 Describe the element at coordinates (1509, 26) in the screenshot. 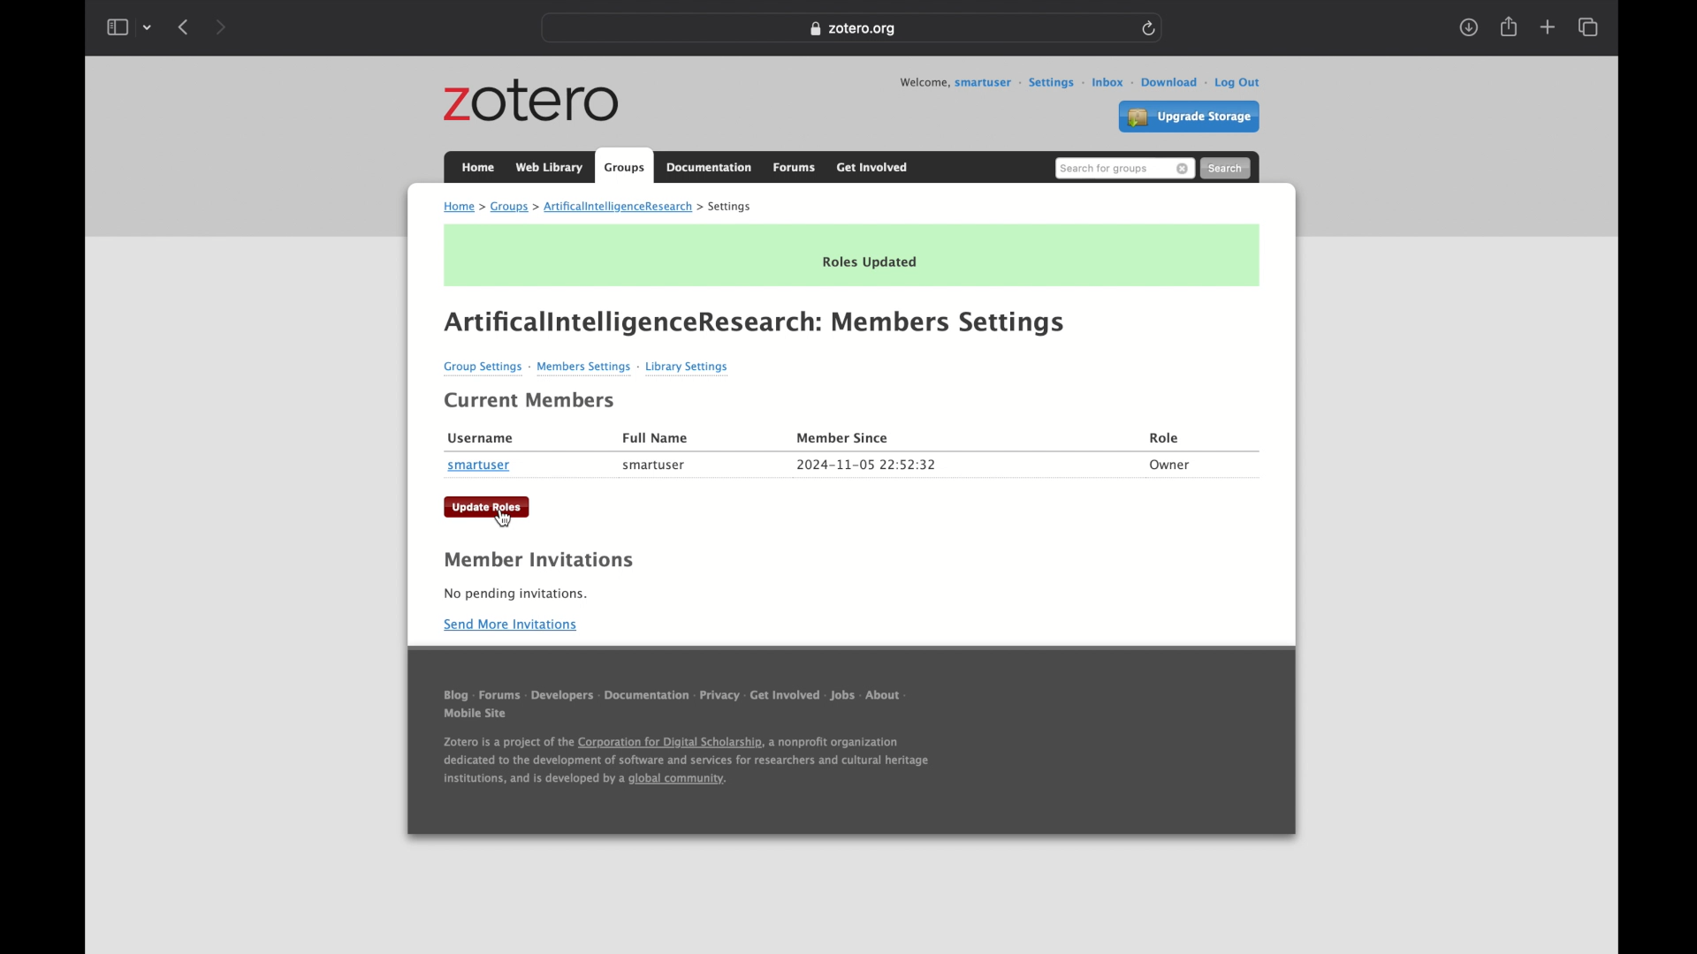

I see `share` at that location.